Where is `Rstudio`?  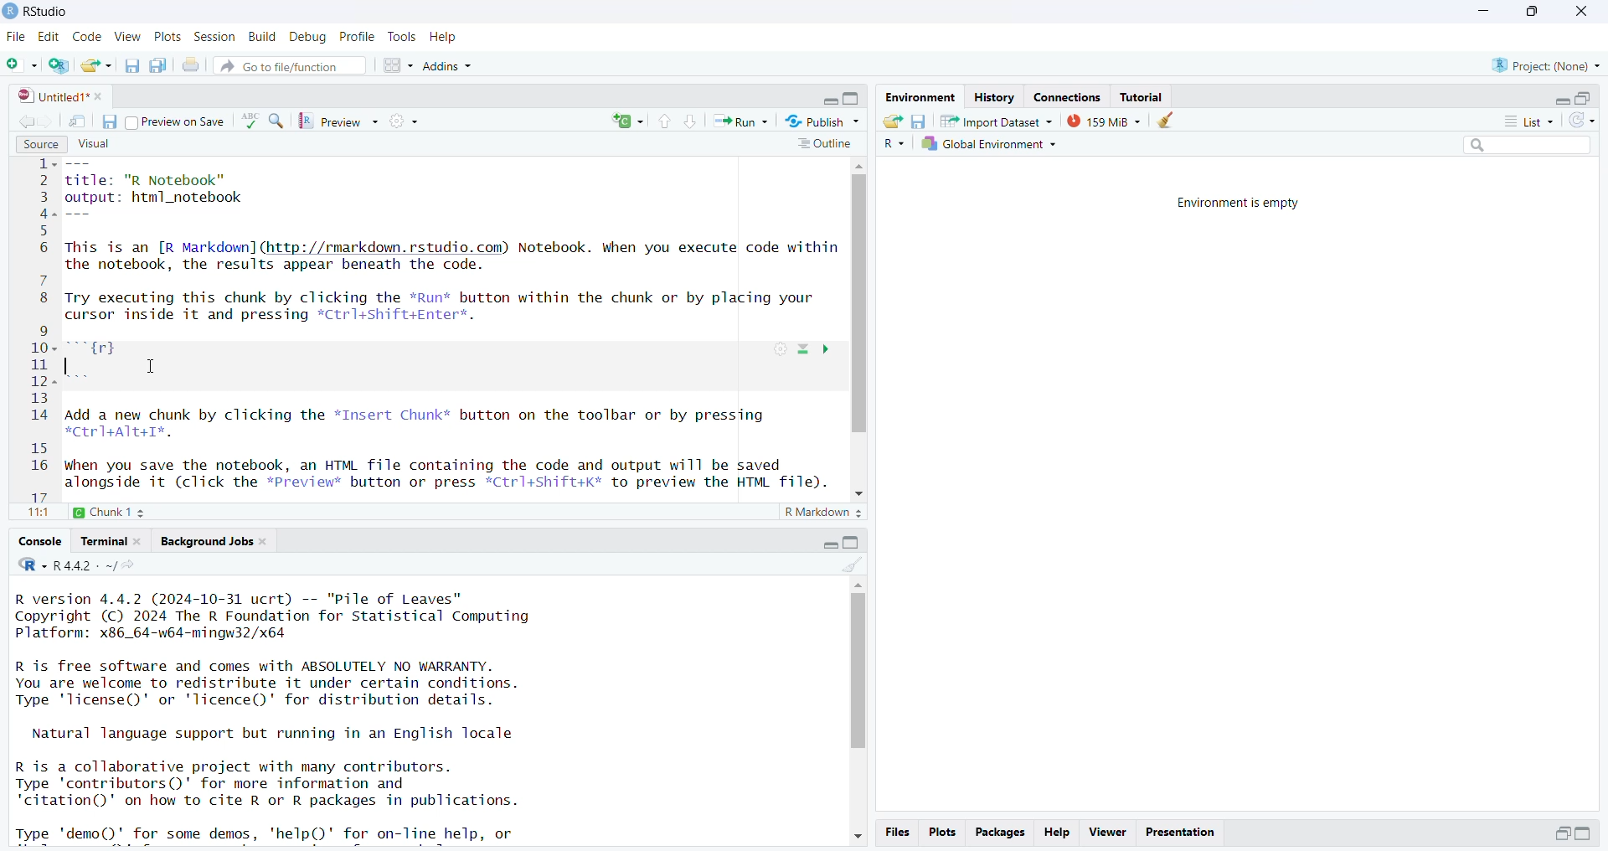 Rstudio is located at coordinates (37, 11).